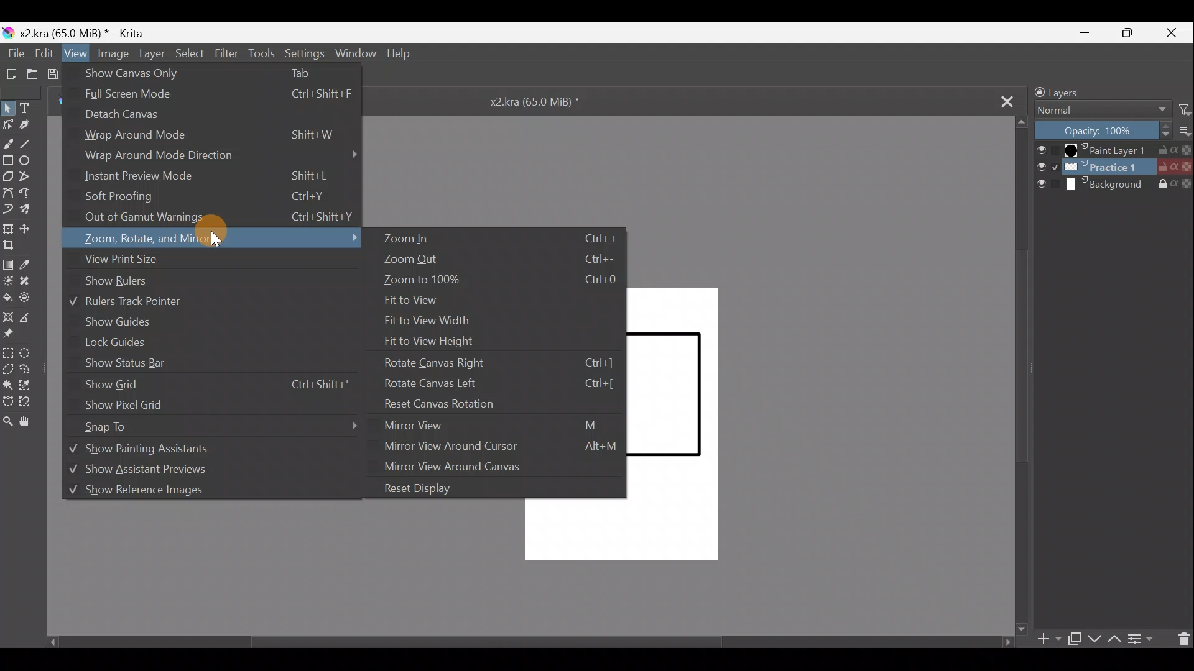 The width and height of the screenshot is (1194, 671). What do you see at coordinates (190, 54) in the screenshot?
I see `Select` at bounding box center [190, 54].